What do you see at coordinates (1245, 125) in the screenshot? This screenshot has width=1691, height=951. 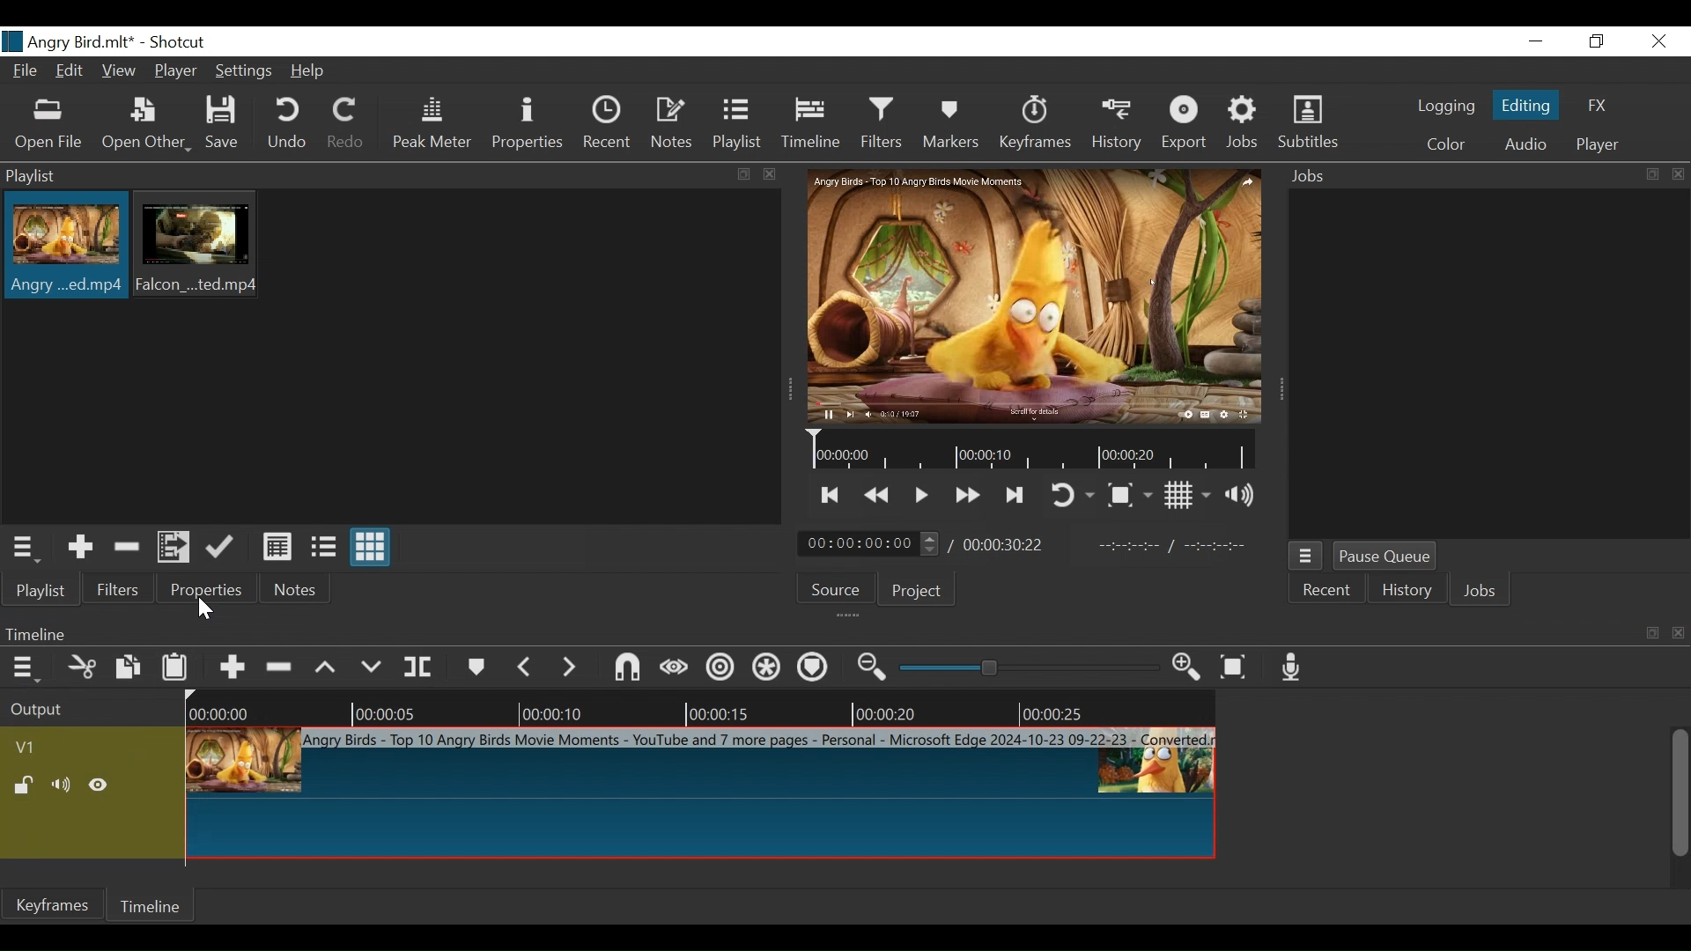 I see `Jobs` at bounding box center [1245, 125].